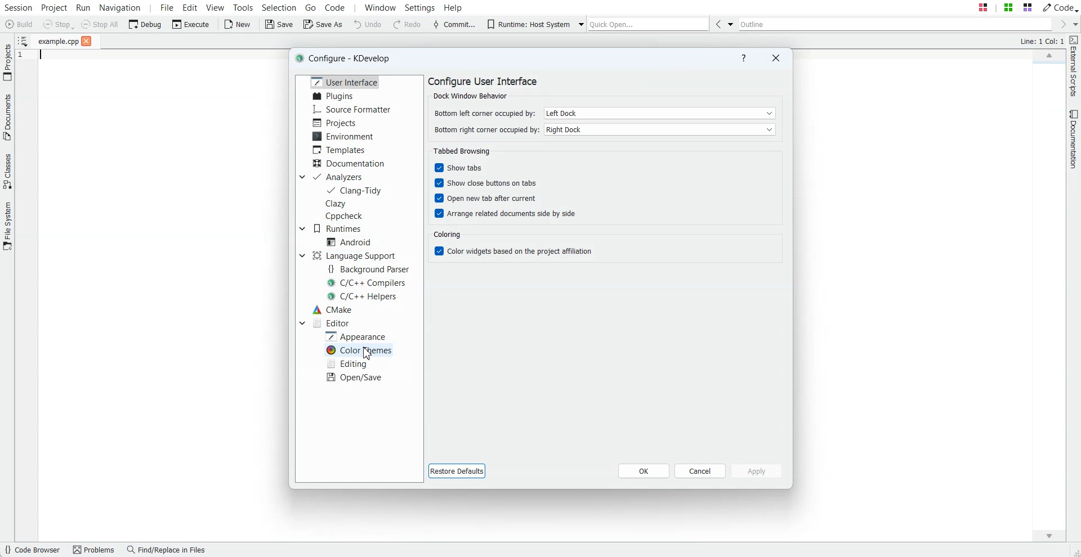  What do you see at coordinates (349, 363) in the screenshot?
I see `Editing` at bounding box center [349, 363].